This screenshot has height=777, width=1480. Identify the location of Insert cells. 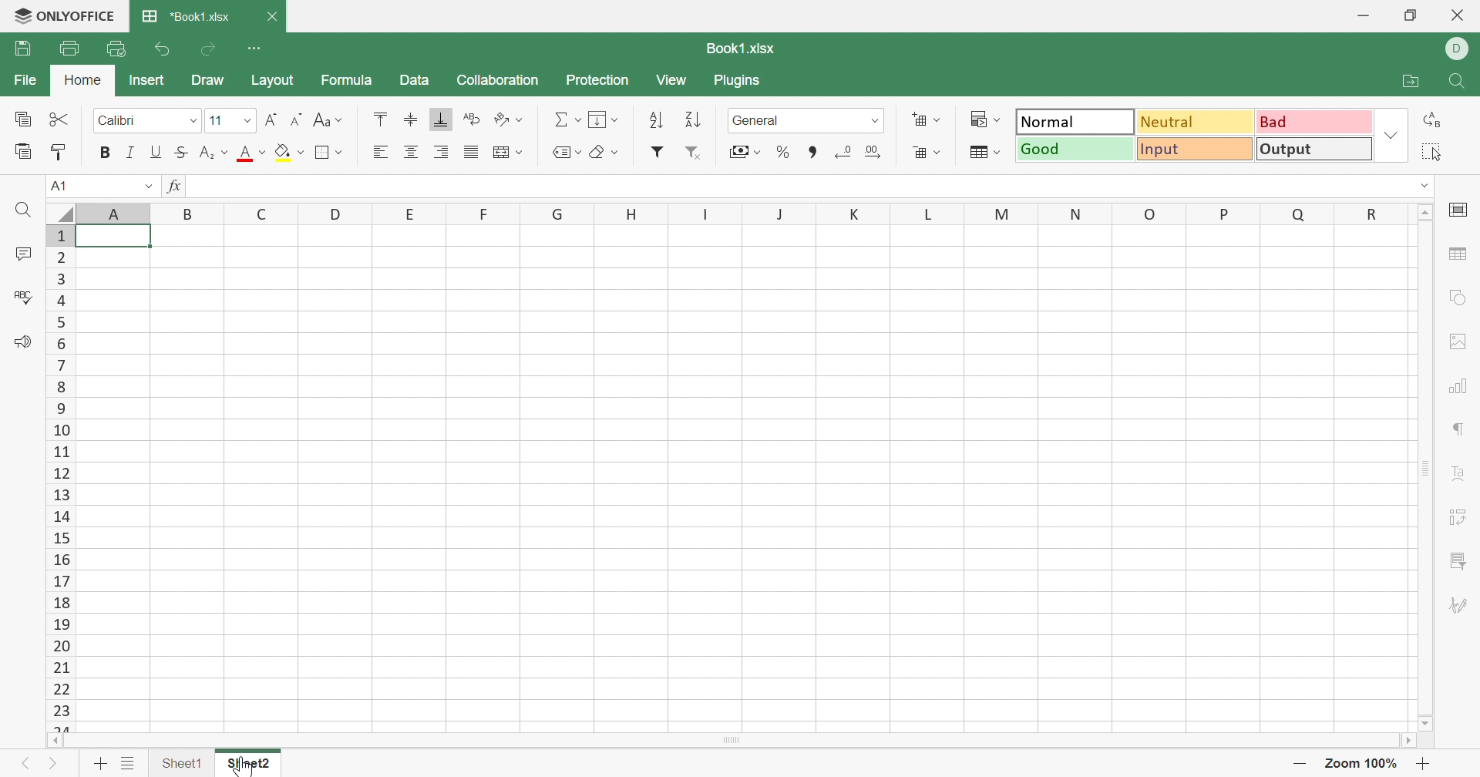
(919, 119).